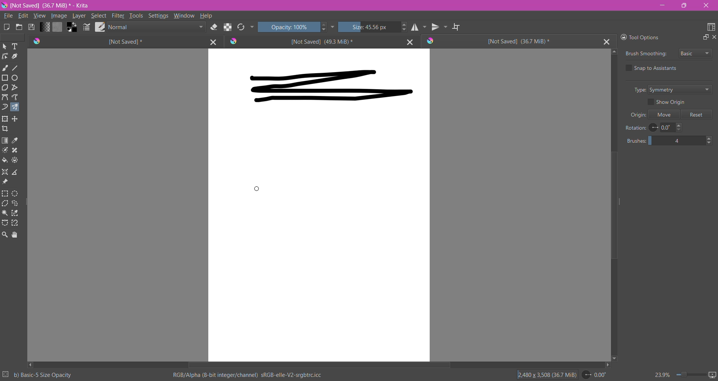 The width and height of the screenshot is (718, 381). Describe the element at coordinates (156, 27) in the screenshot. I see `Blending Mode` at that location.